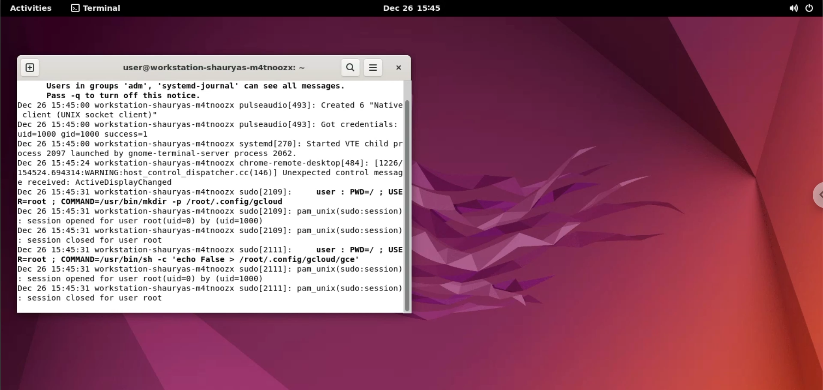  Describe the element at coordinates (33, 9) in the screenshot. I see `Activities` at that location.